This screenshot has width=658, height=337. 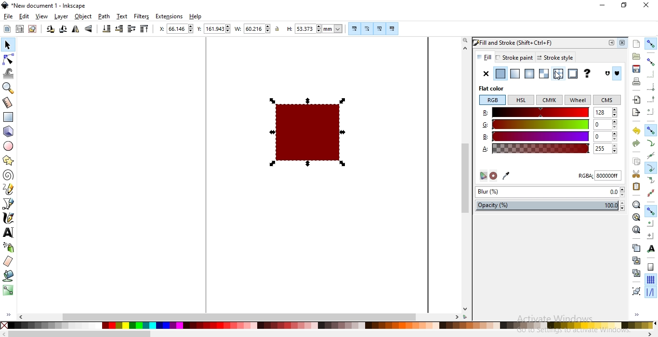 What do you see at coordinates (392, 29) in the screenshot?
I see `move patterns along with objects` at bounding box center [392, 29].